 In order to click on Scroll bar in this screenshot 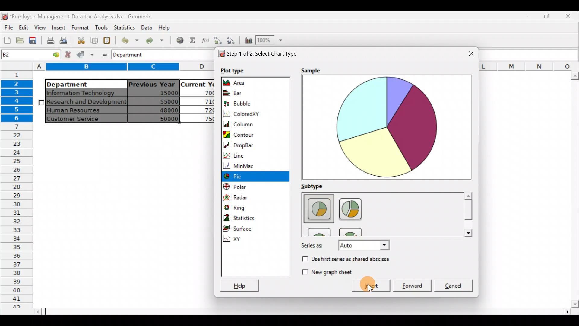, I will do `click(308, 312)`.